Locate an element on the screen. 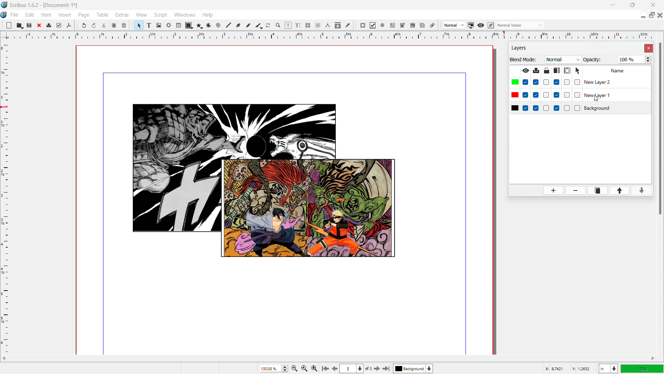  windows is located at coordinates (184, 15).